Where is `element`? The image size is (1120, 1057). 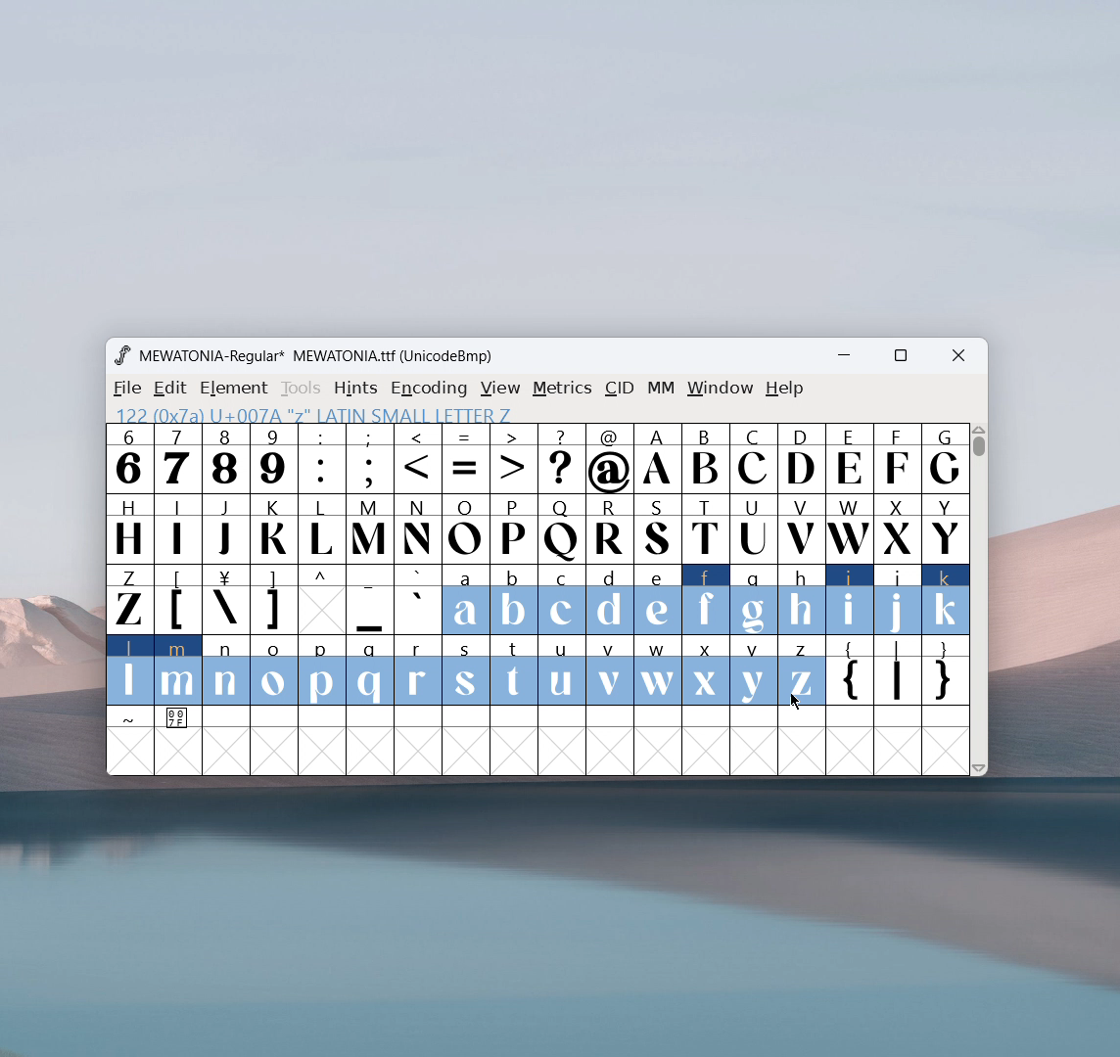 element is located at coordinates (234, 389).